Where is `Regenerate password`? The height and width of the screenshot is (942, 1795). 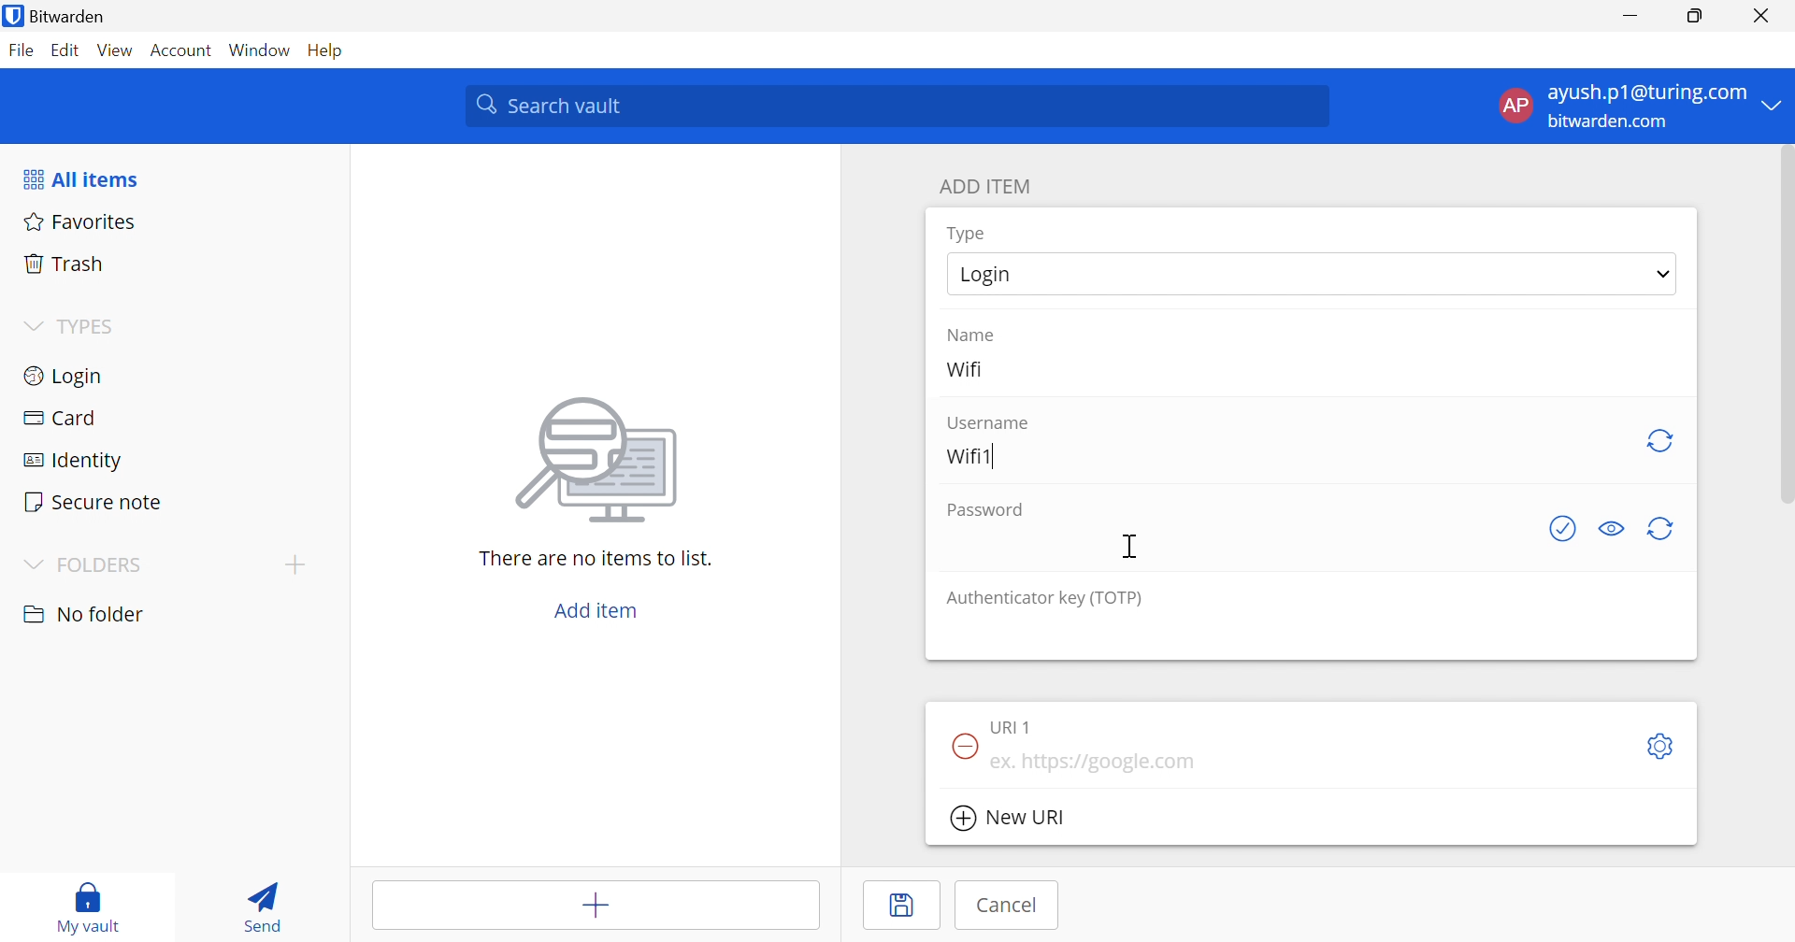
Regenerate password is located at coordinates (1662, 530).